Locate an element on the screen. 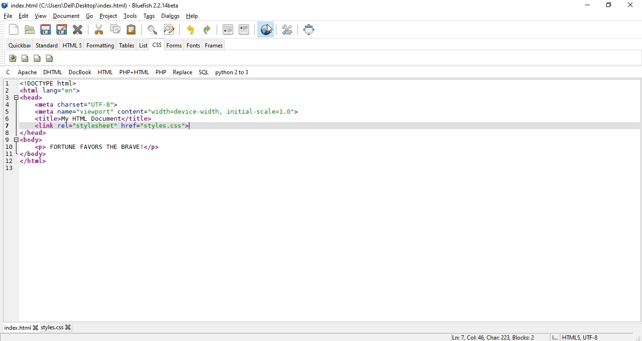 The image size is (642, 341). fonts is located at coordinates (193, 45).